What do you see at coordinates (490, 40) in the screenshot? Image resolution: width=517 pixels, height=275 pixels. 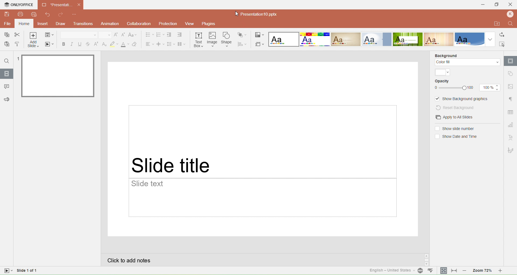 I see `Dropdown` at bounding box center [490, 40].